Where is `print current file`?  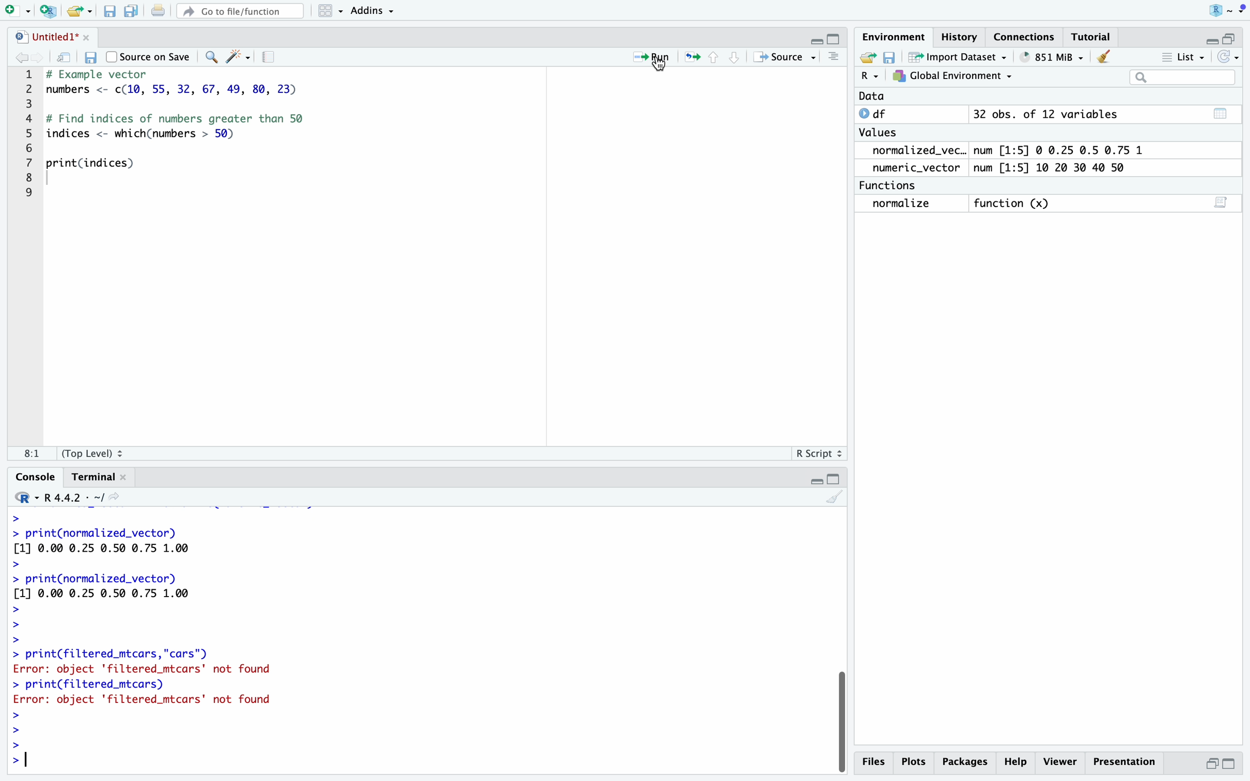
print current file is located at coordinates (158, 11).